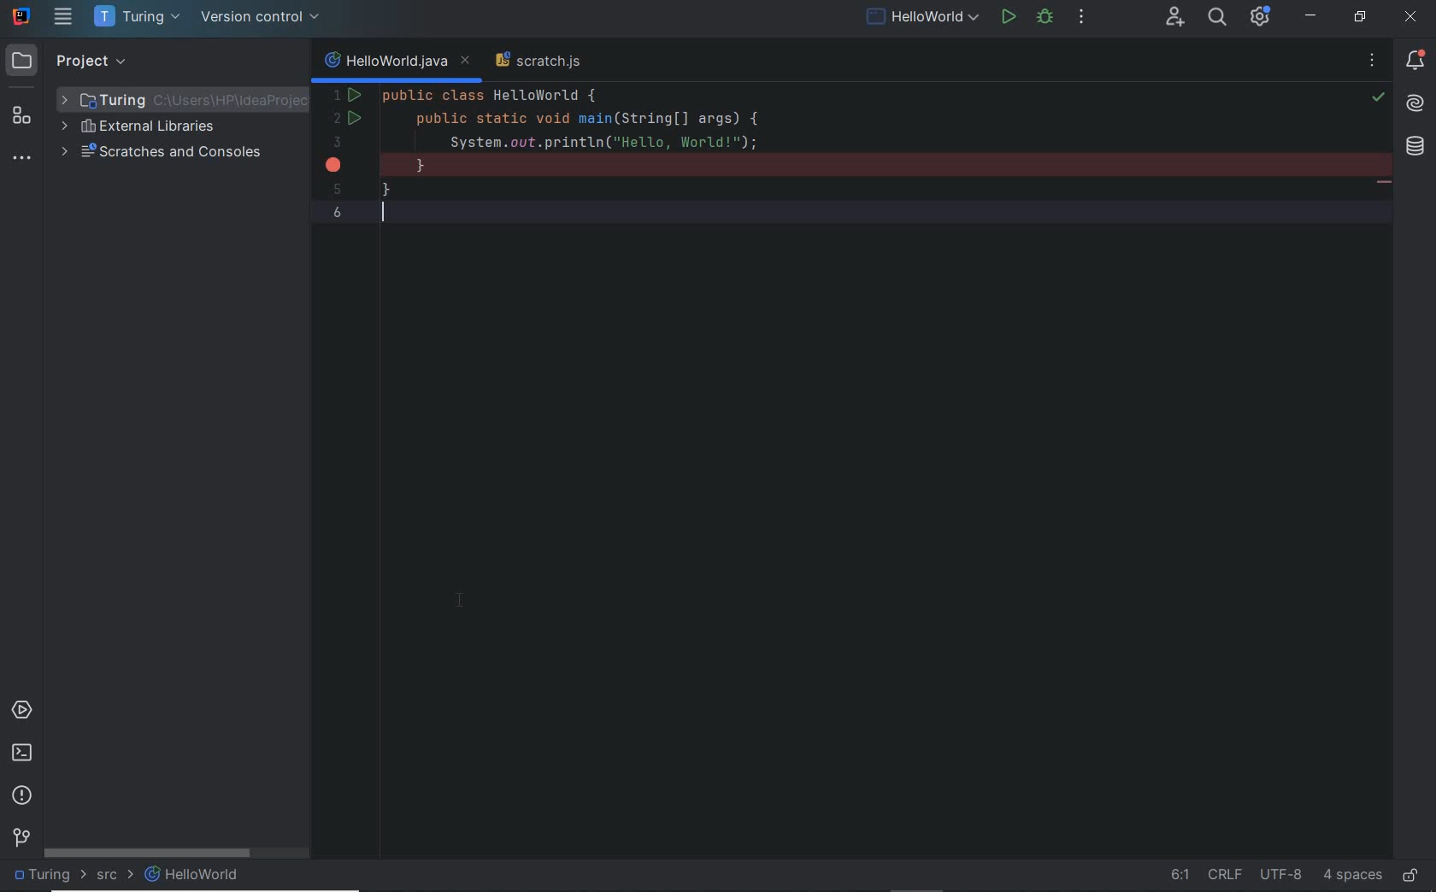 This screenshot has height=892, width=1436. Describe the element at coordinates (1215, 16) in the screenshot. I see `search everywhere` at that location.